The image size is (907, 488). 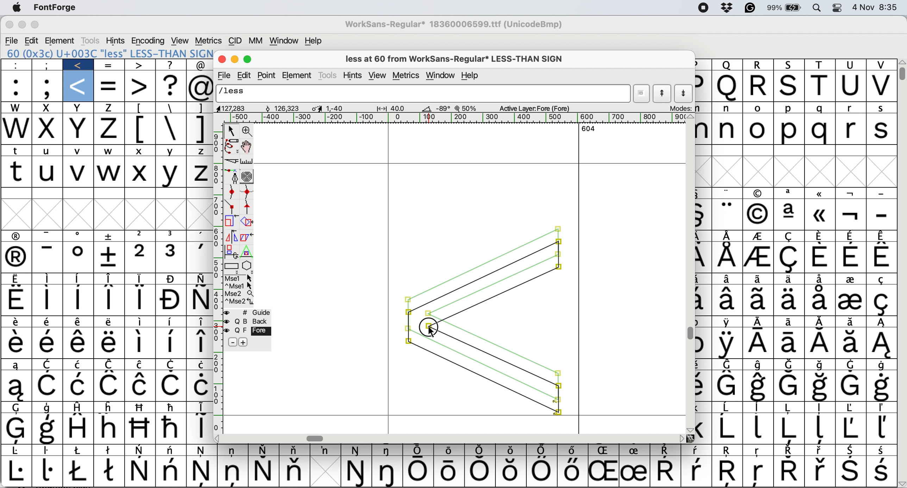 I want to click on Symbol, so click(x=18, y=237).